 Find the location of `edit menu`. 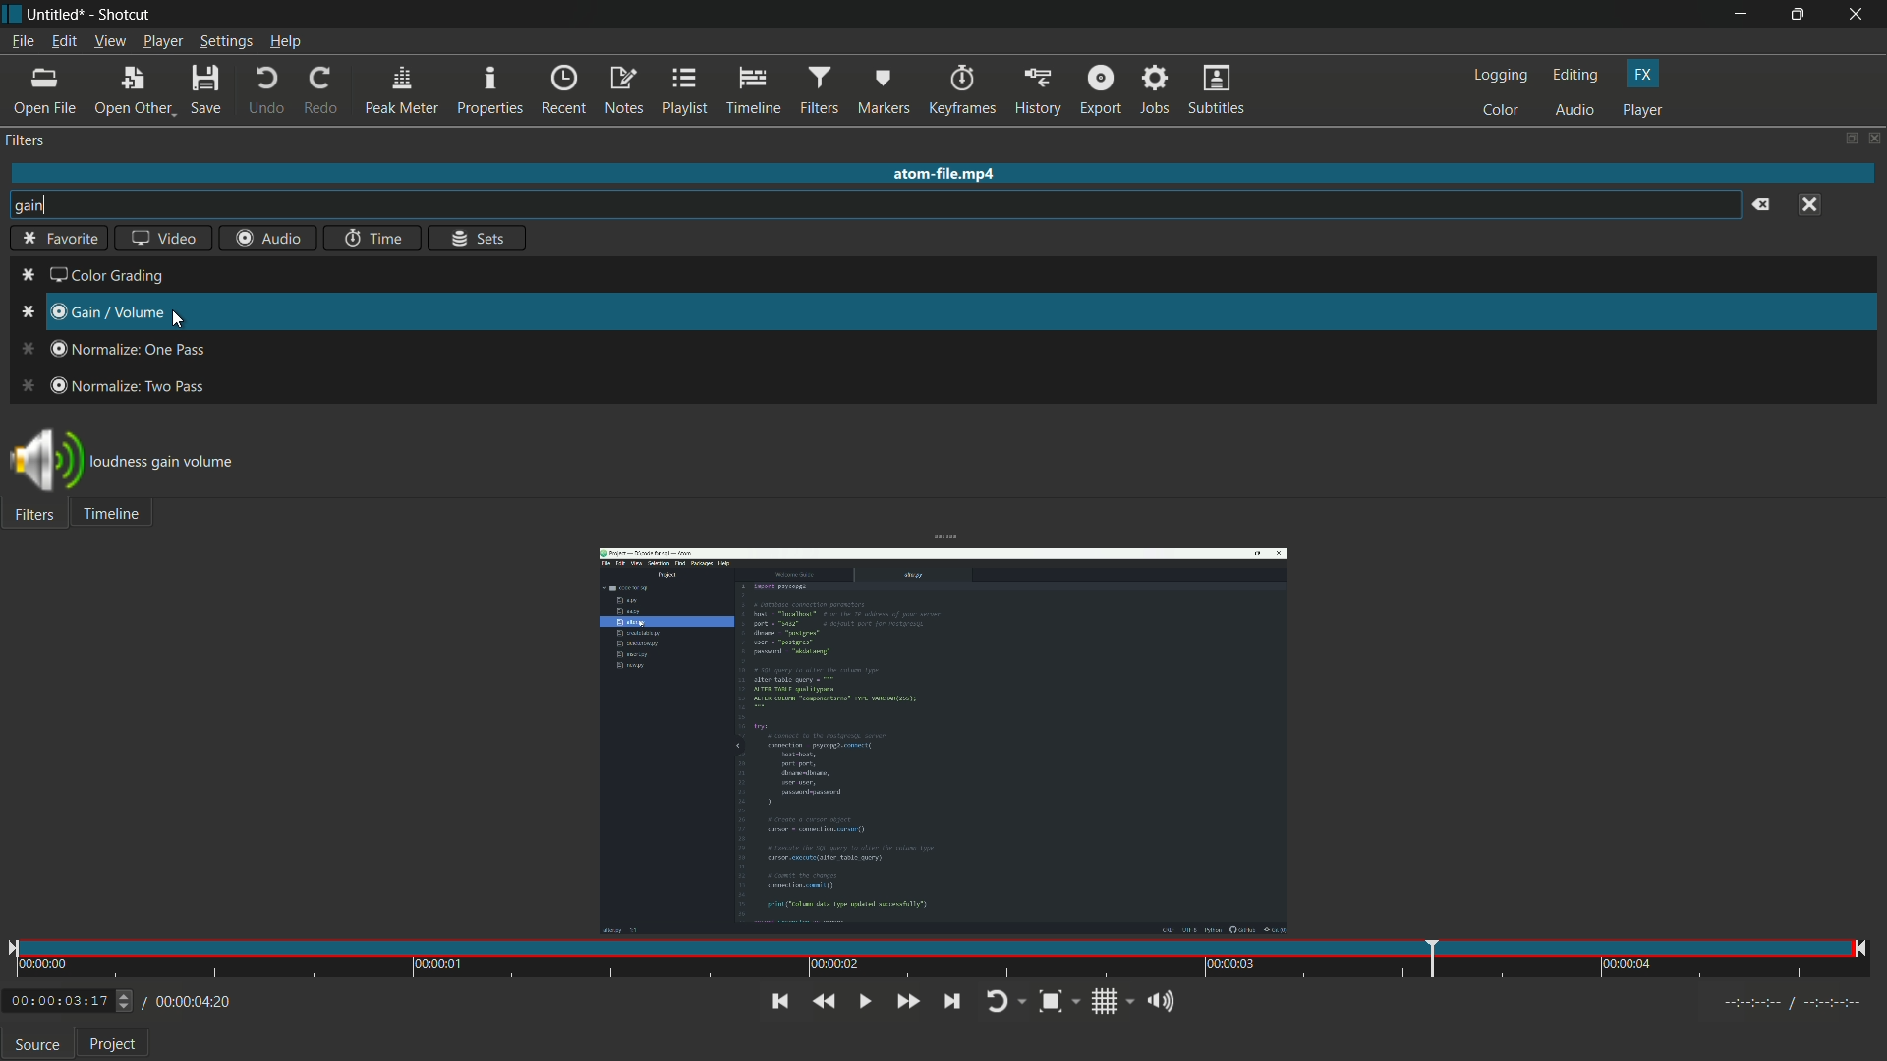

edit menu is located at coordinates (64, 42).